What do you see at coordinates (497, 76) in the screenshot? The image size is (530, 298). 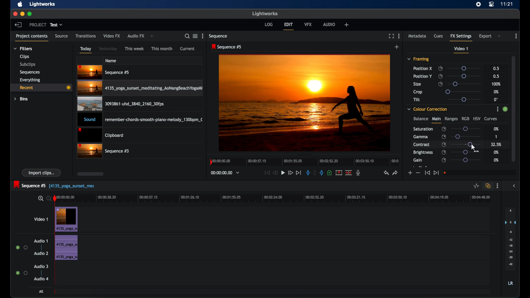 I see `0.5` at bounding box center [497, 76].